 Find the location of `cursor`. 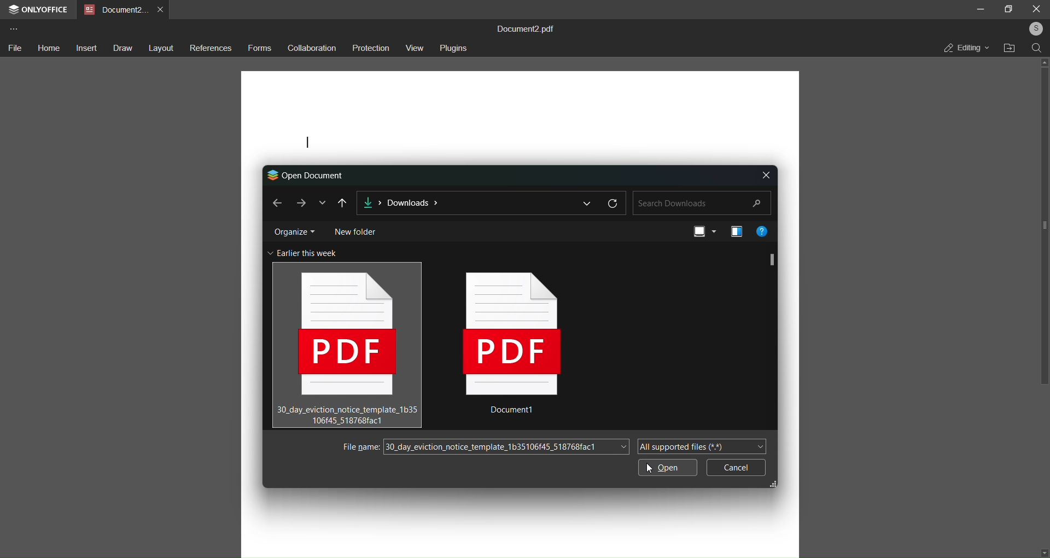

cursor is located at coordinates (364, 314).